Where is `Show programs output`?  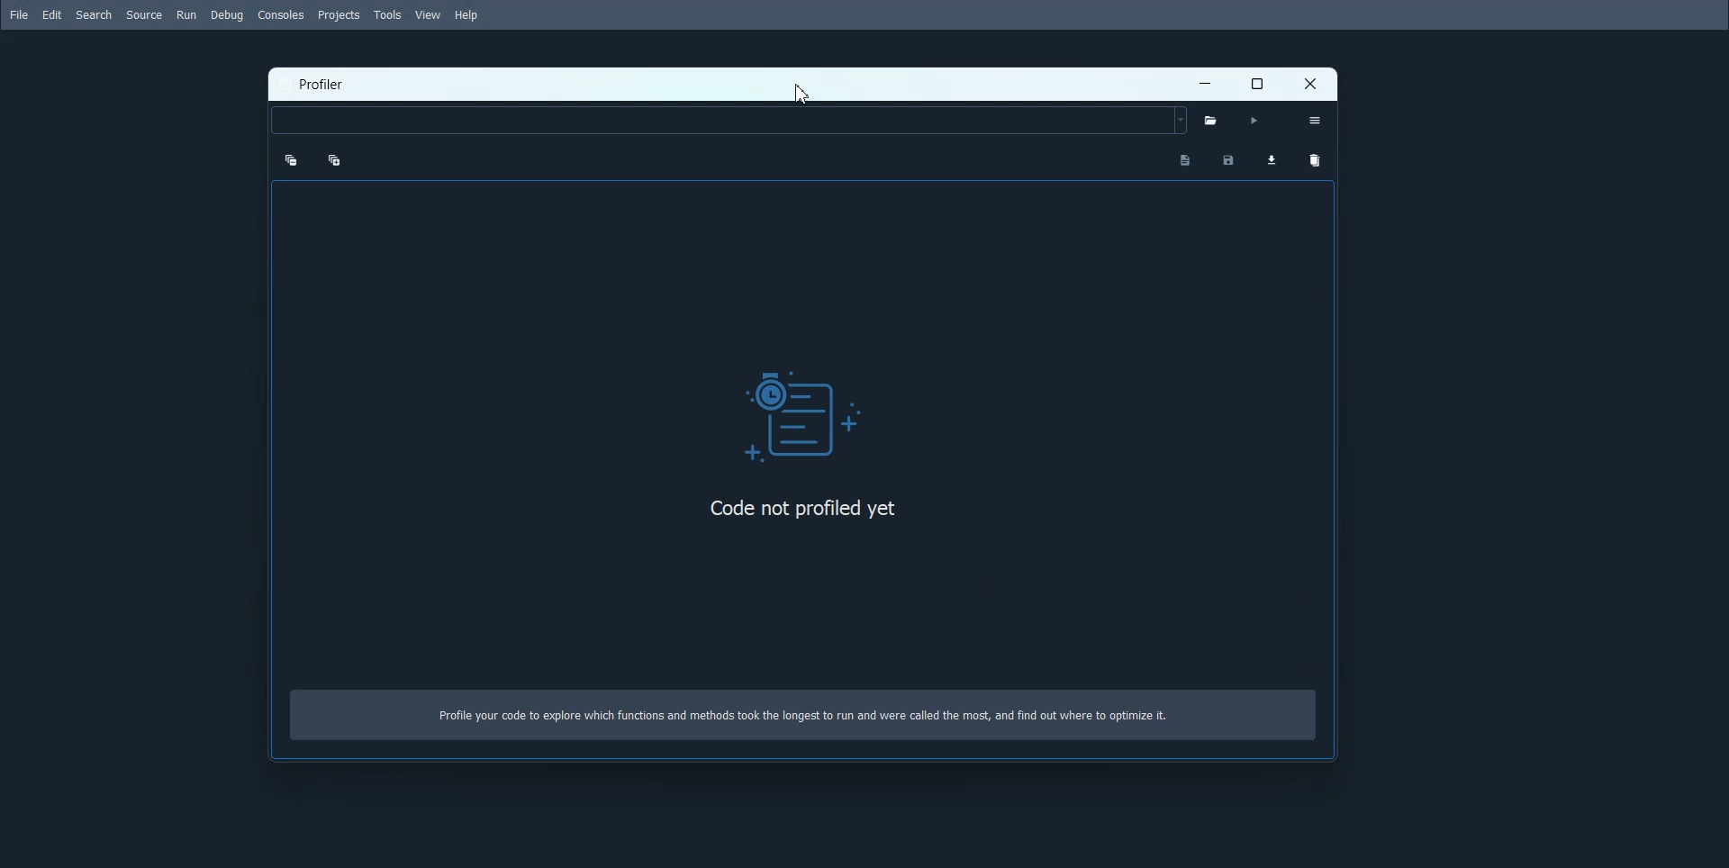
Show programs output is located at coordinates (1185, 160).